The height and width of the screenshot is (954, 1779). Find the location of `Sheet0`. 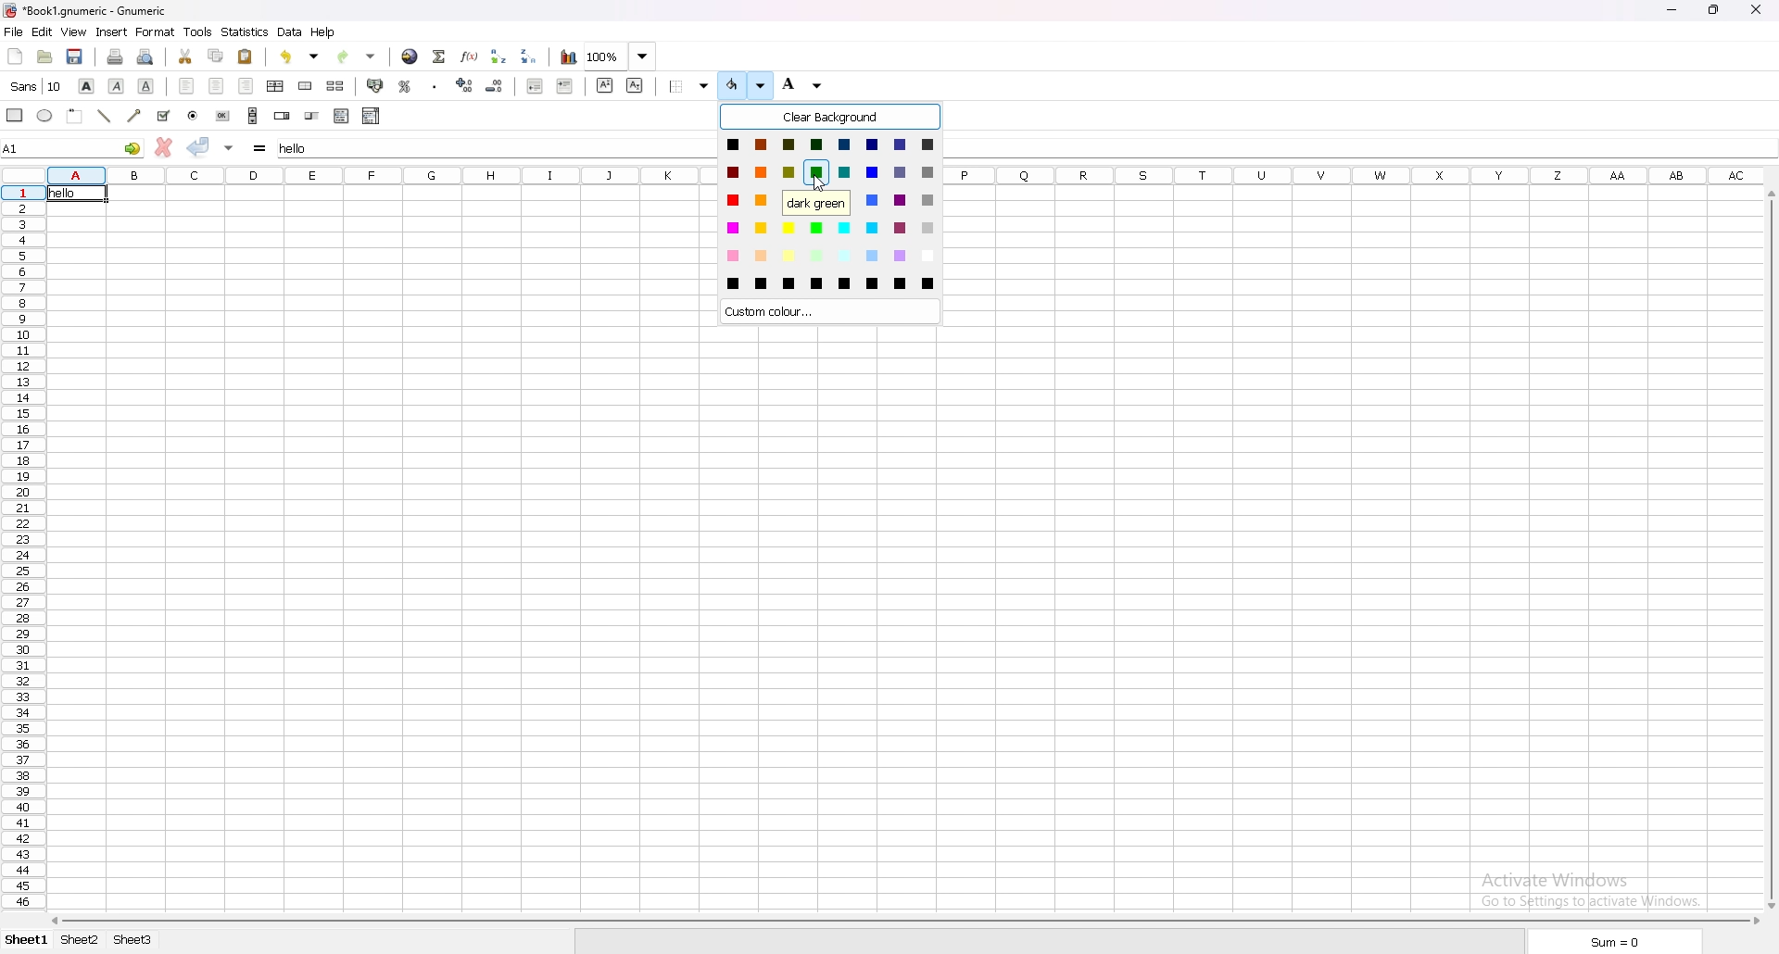

Sheet0 is located at coordinates (148, 942).